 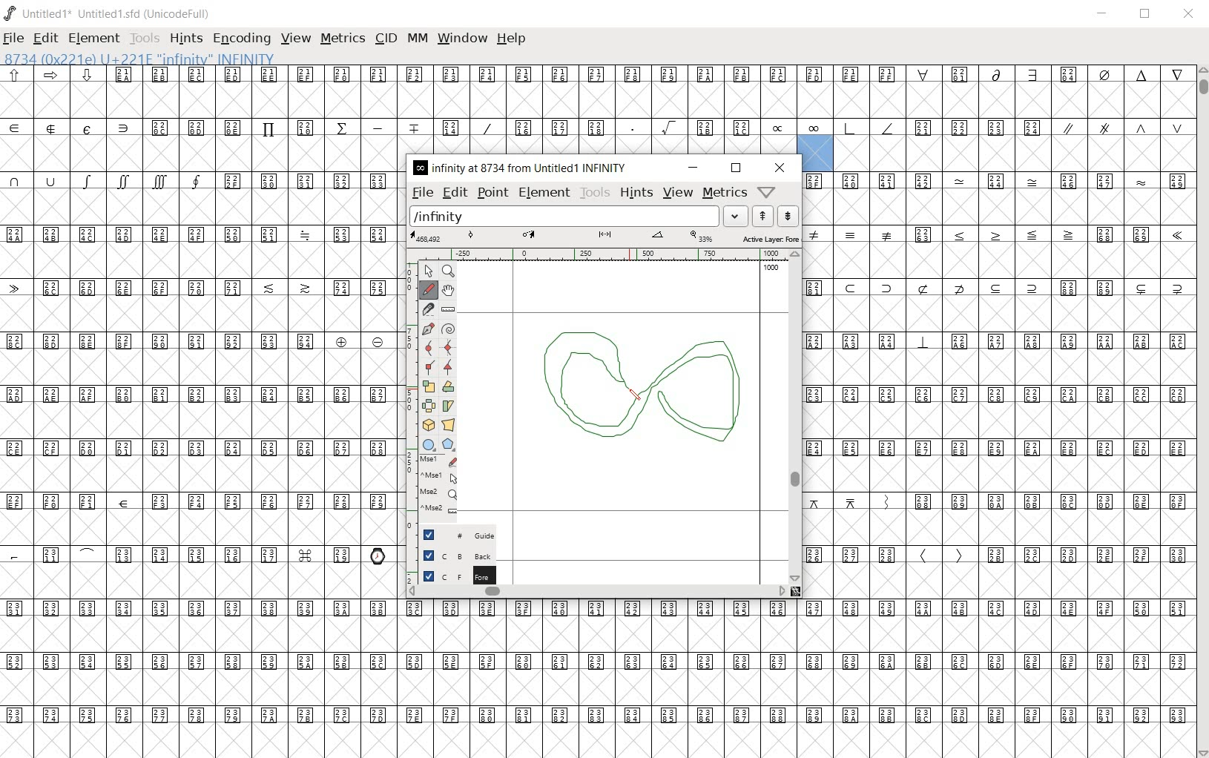 I want to click on rotate the selection in 3D and project back to plane, so click(x=426, y=424).